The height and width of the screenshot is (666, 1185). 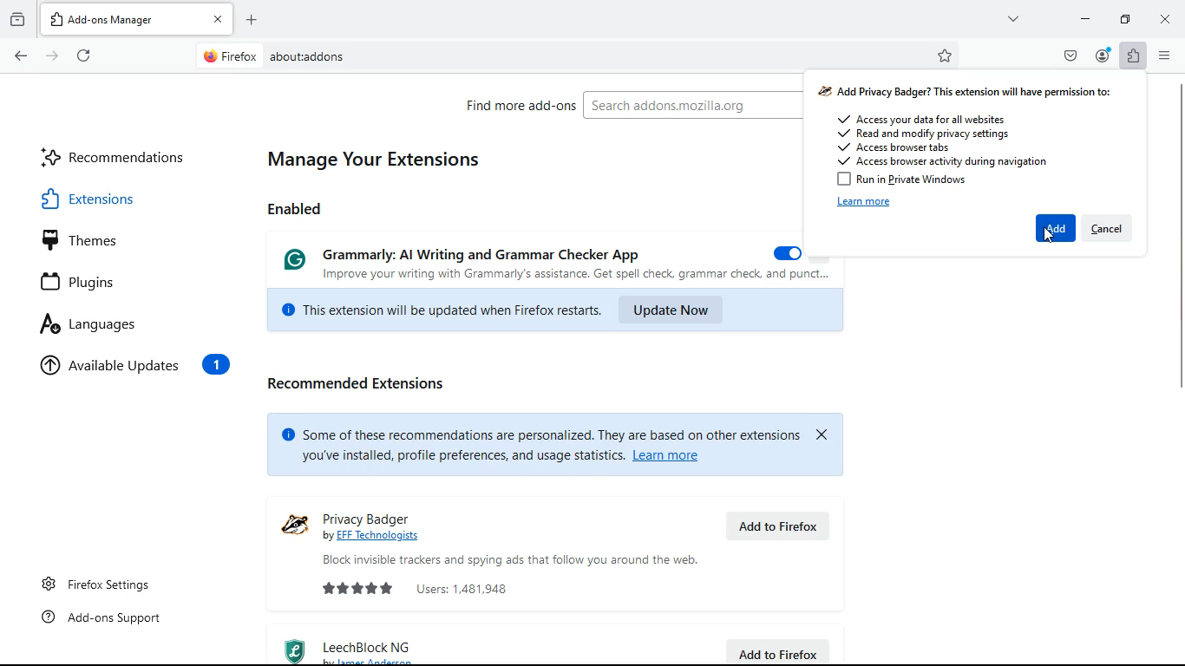 What do you see at coordinates (134, 367) in the screenshot?
I see `available updates` at bounding box center [134, 367].